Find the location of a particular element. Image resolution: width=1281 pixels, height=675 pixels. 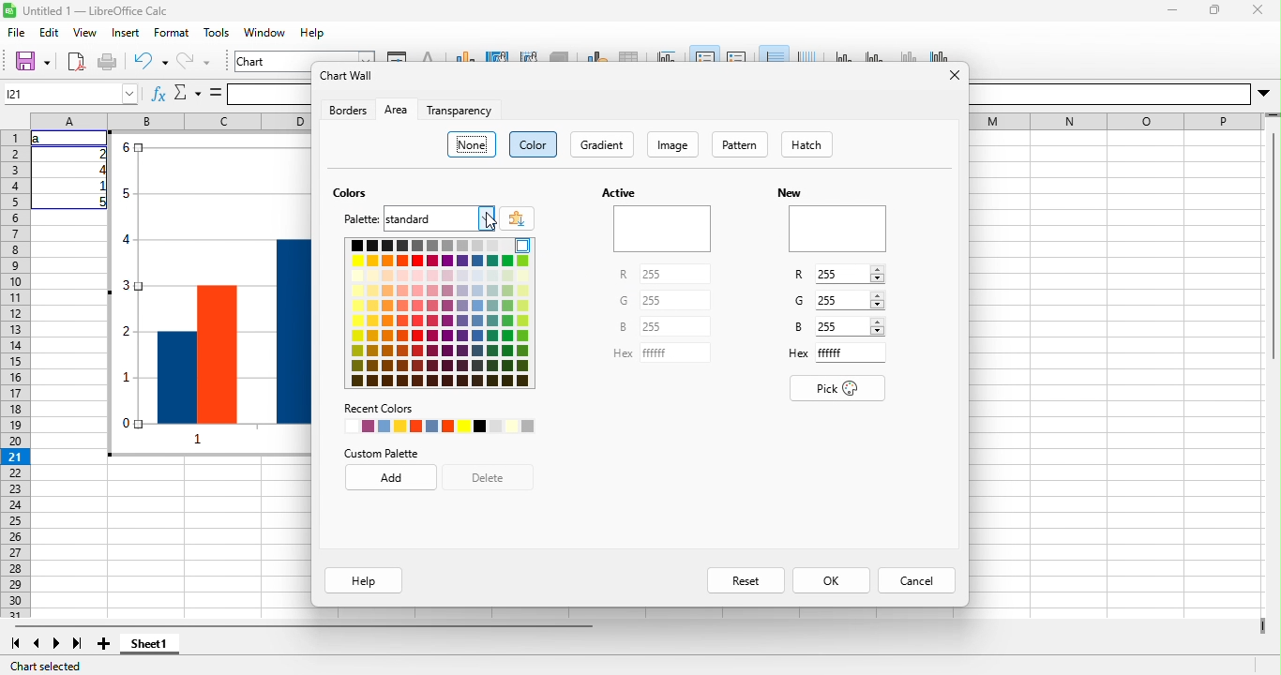

add color is located at coordinates (517, 218).